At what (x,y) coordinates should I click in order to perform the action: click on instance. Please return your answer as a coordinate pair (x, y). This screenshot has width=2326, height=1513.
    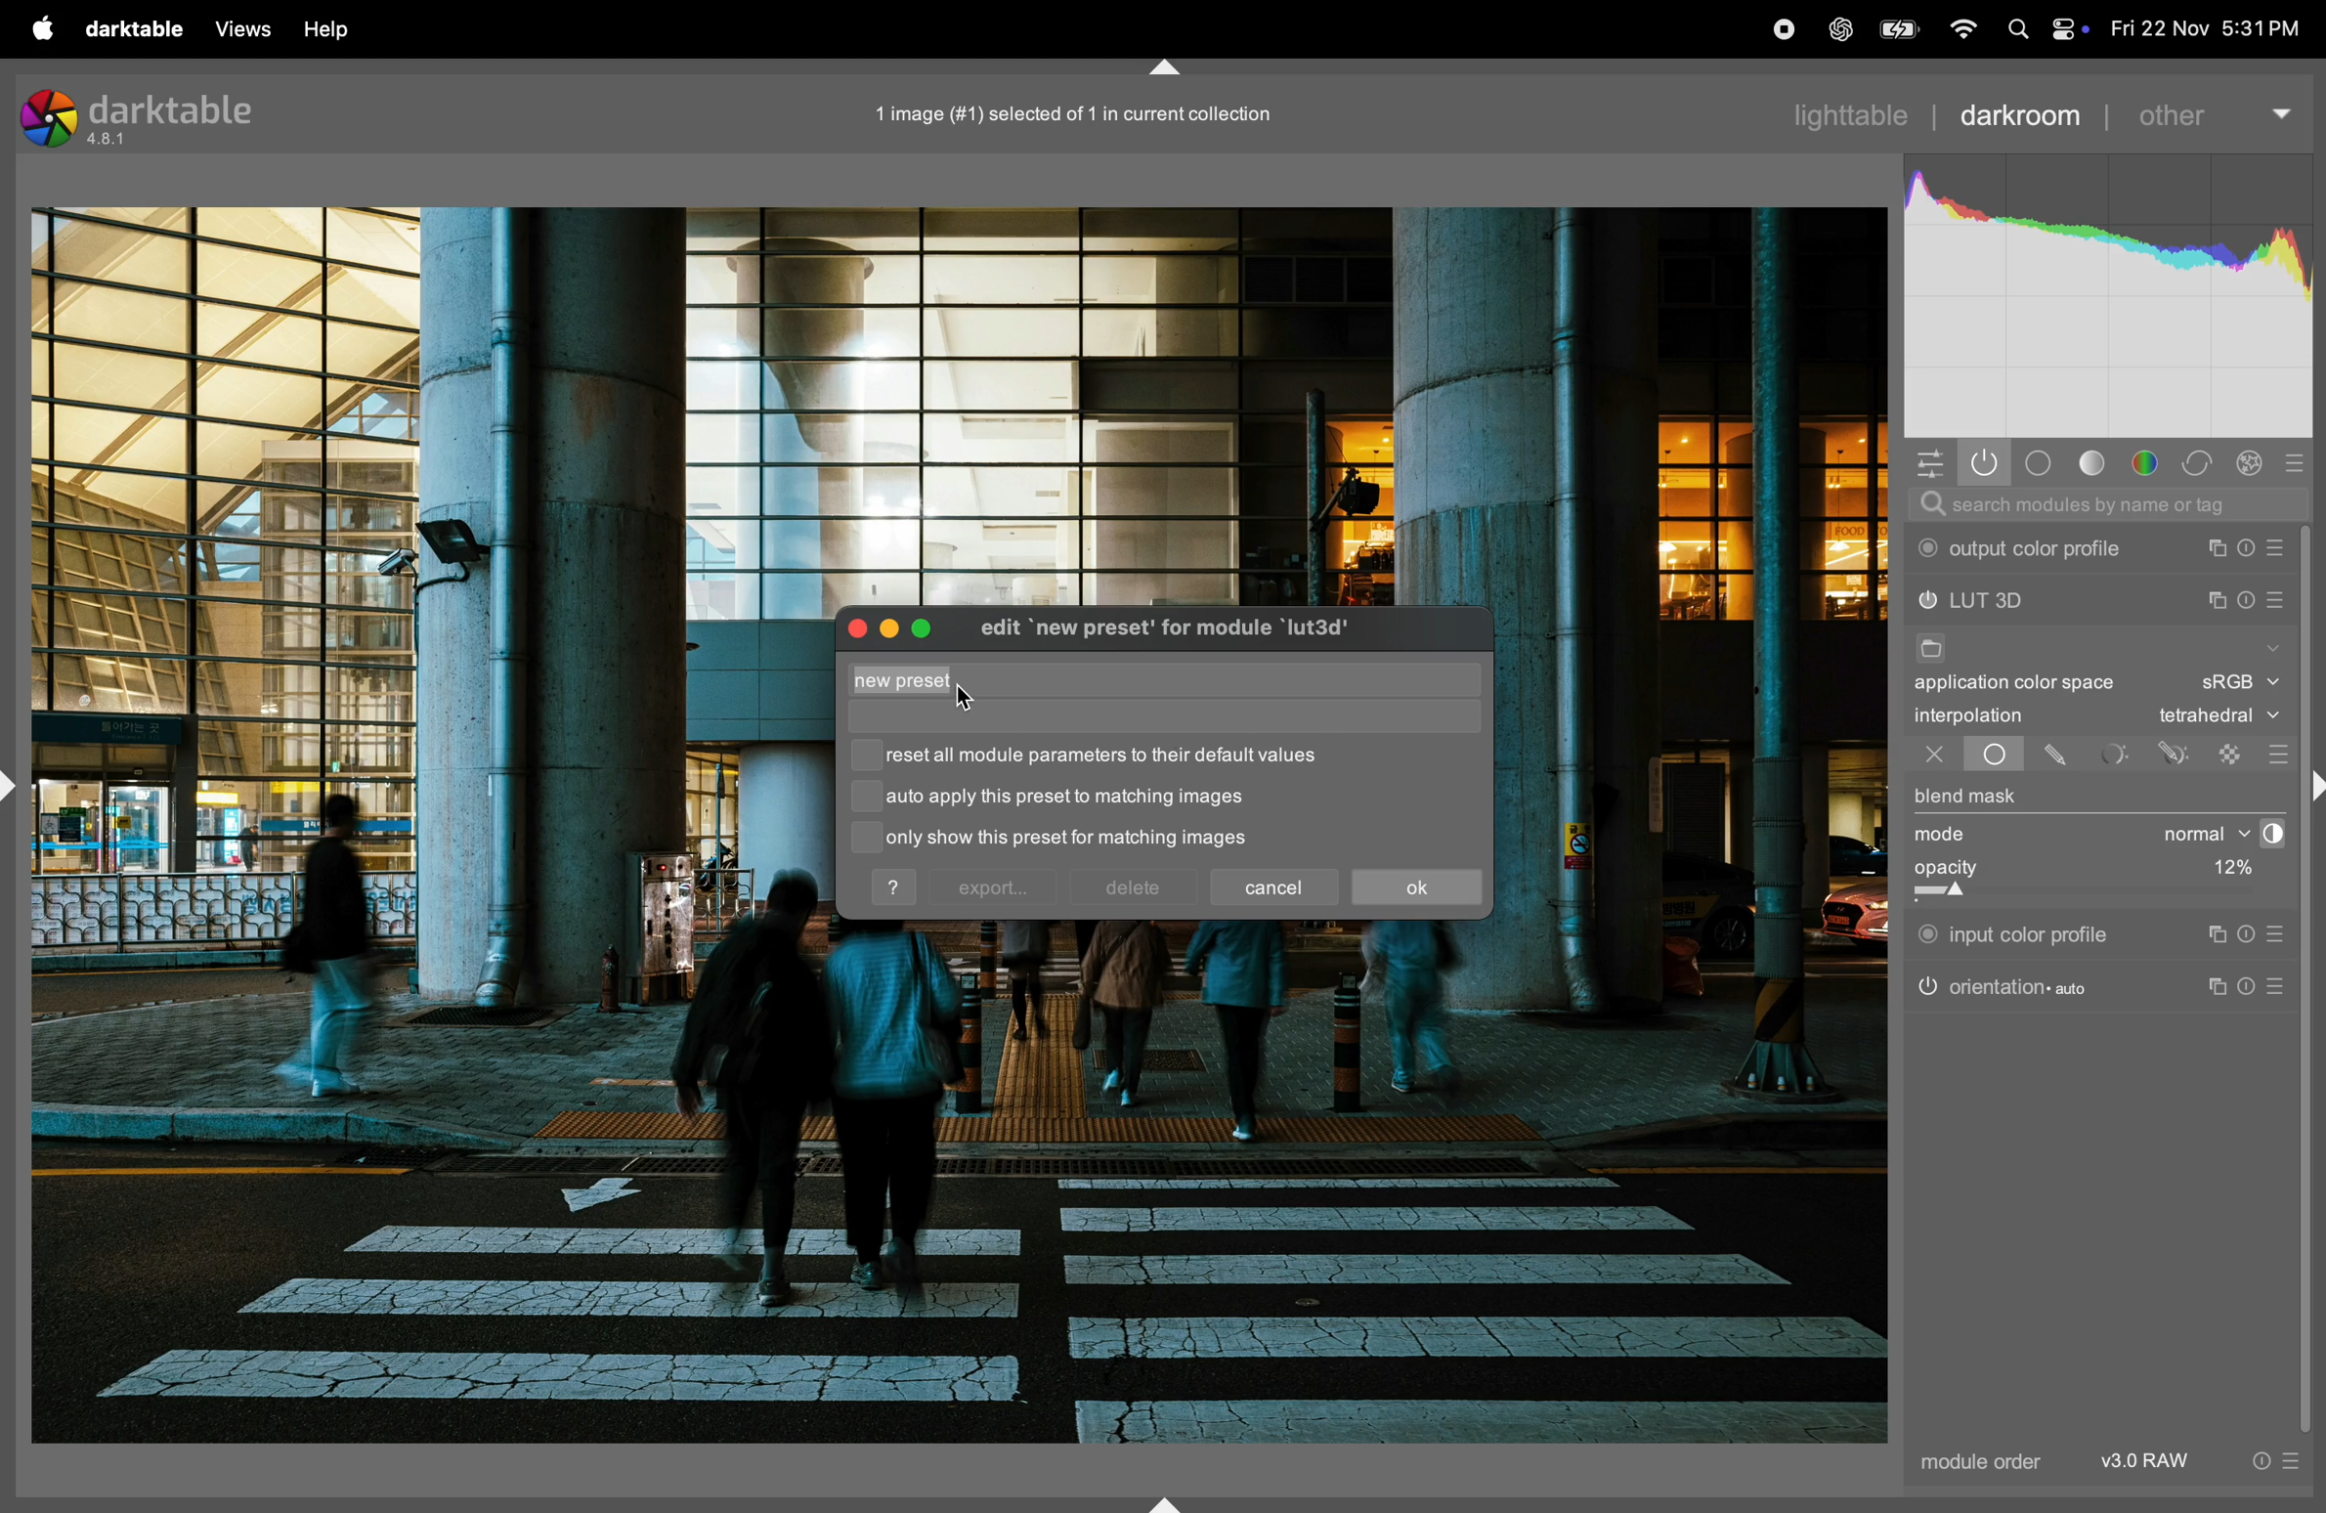
    Looking at the image, I should click on (2221, 988).